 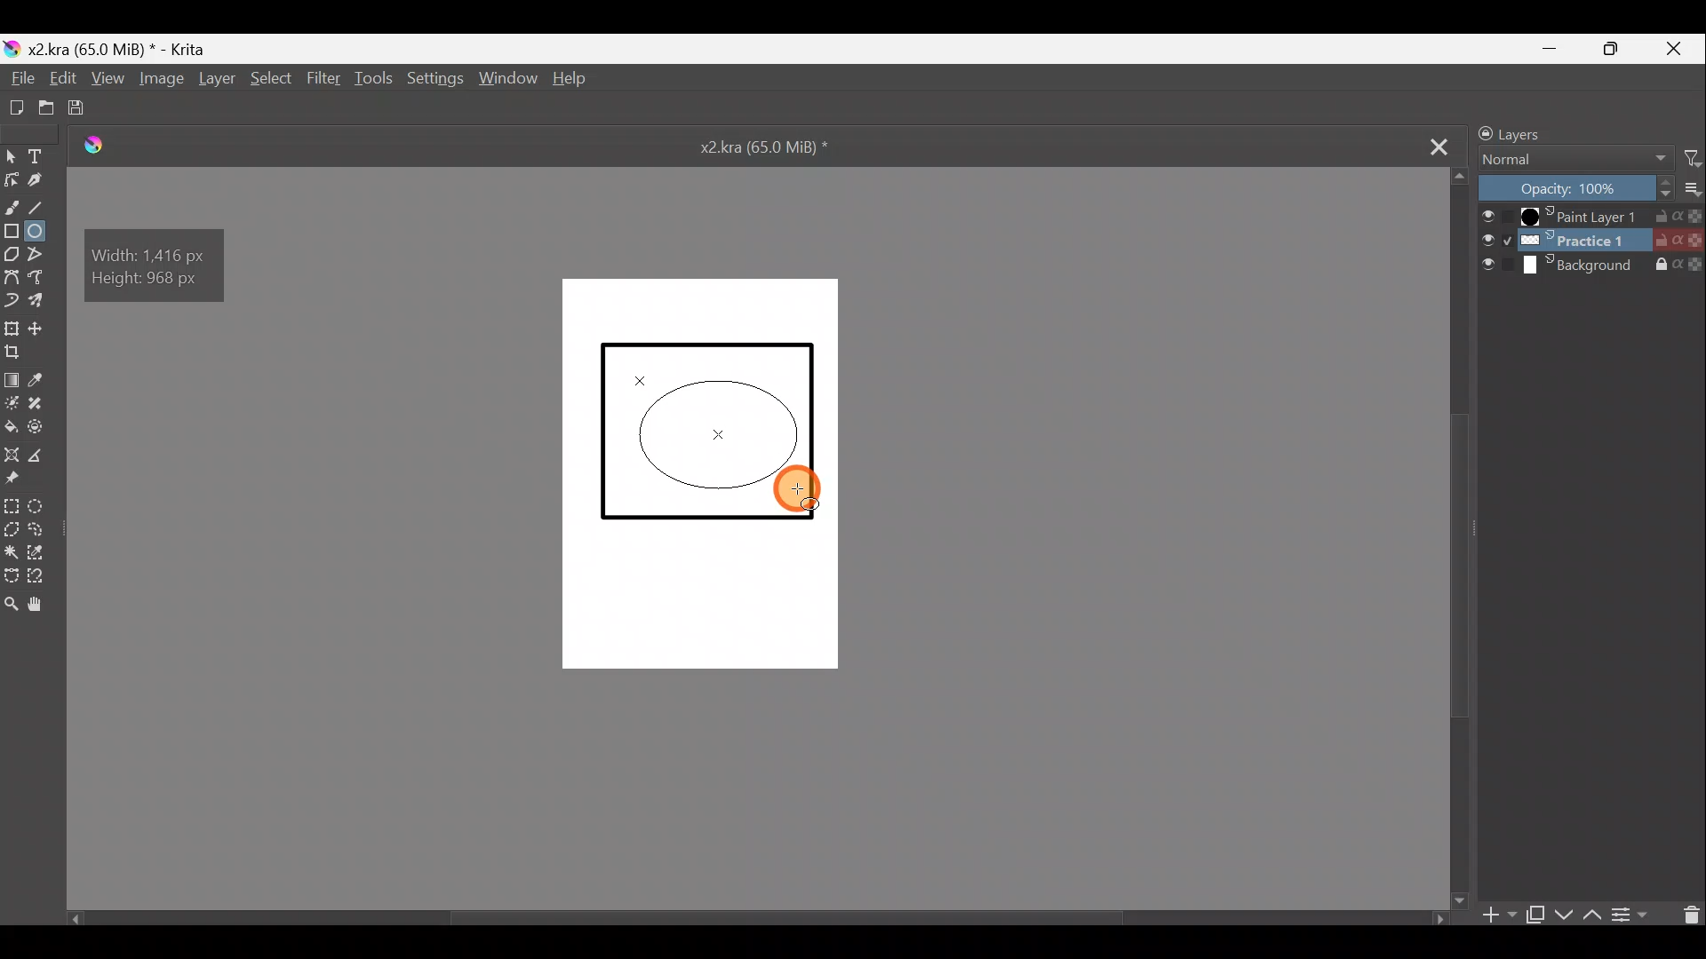 What do you see at coordinates (1688, 189) in the screenshot?
I see `More` at bounding box center [1688, 189].